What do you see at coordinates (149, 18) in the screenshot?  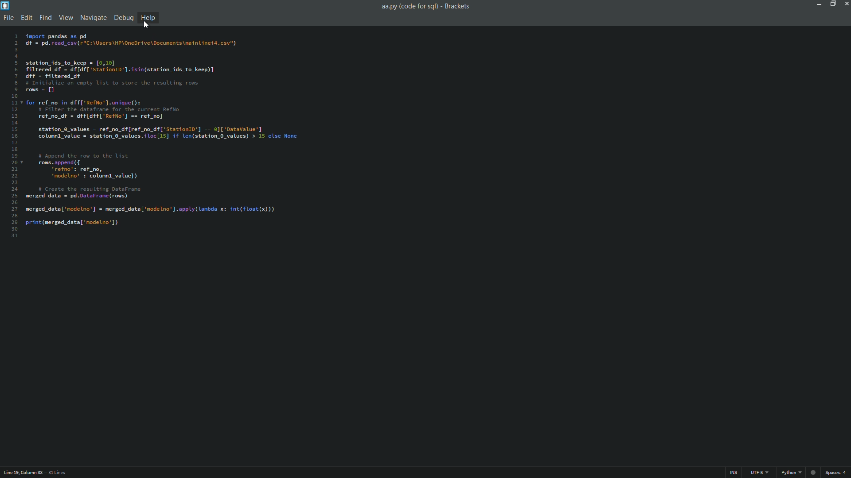 I see `help menu` at bounding box center [149, 18].